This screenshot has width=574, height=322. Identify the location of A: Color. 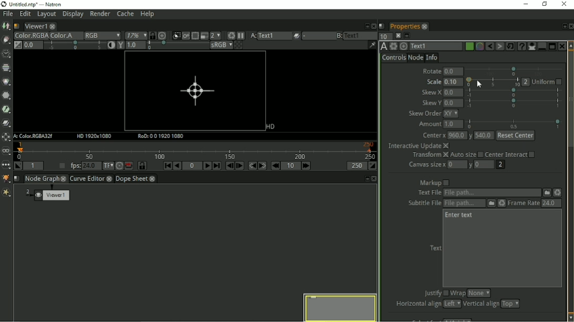
(34, 136).